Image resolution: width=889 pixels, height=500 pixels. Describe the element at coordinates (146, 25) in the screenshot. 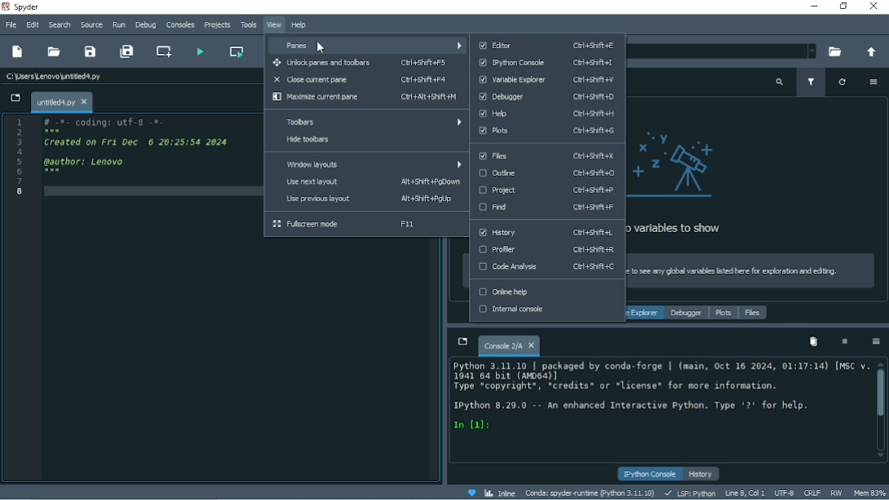

I see `Debug` at that location.